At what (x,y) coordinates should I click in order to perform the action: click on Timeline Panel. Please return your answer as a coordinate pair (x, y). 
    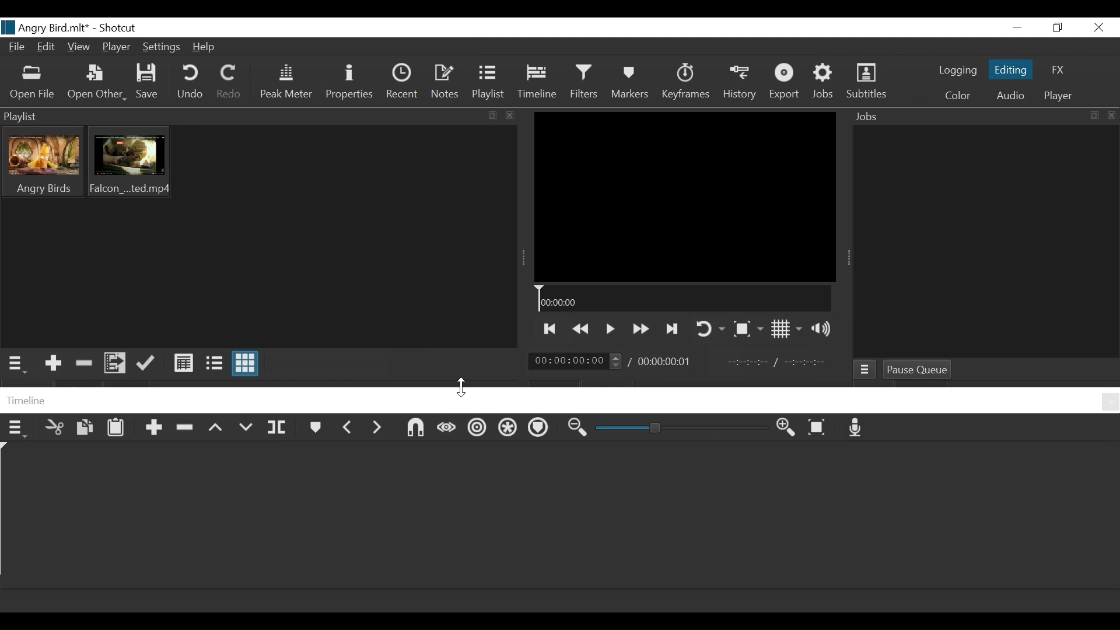
    Looking at the image, I should click on (561, 401).